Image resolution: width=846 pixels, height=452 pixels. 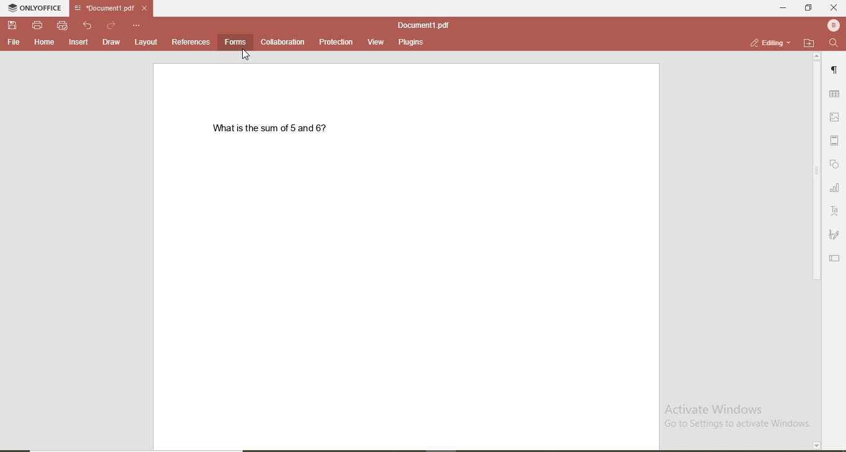 What do you see at coordinates (836, 209) in the screenshot?
I see `text` at bounding box center [836, 209].